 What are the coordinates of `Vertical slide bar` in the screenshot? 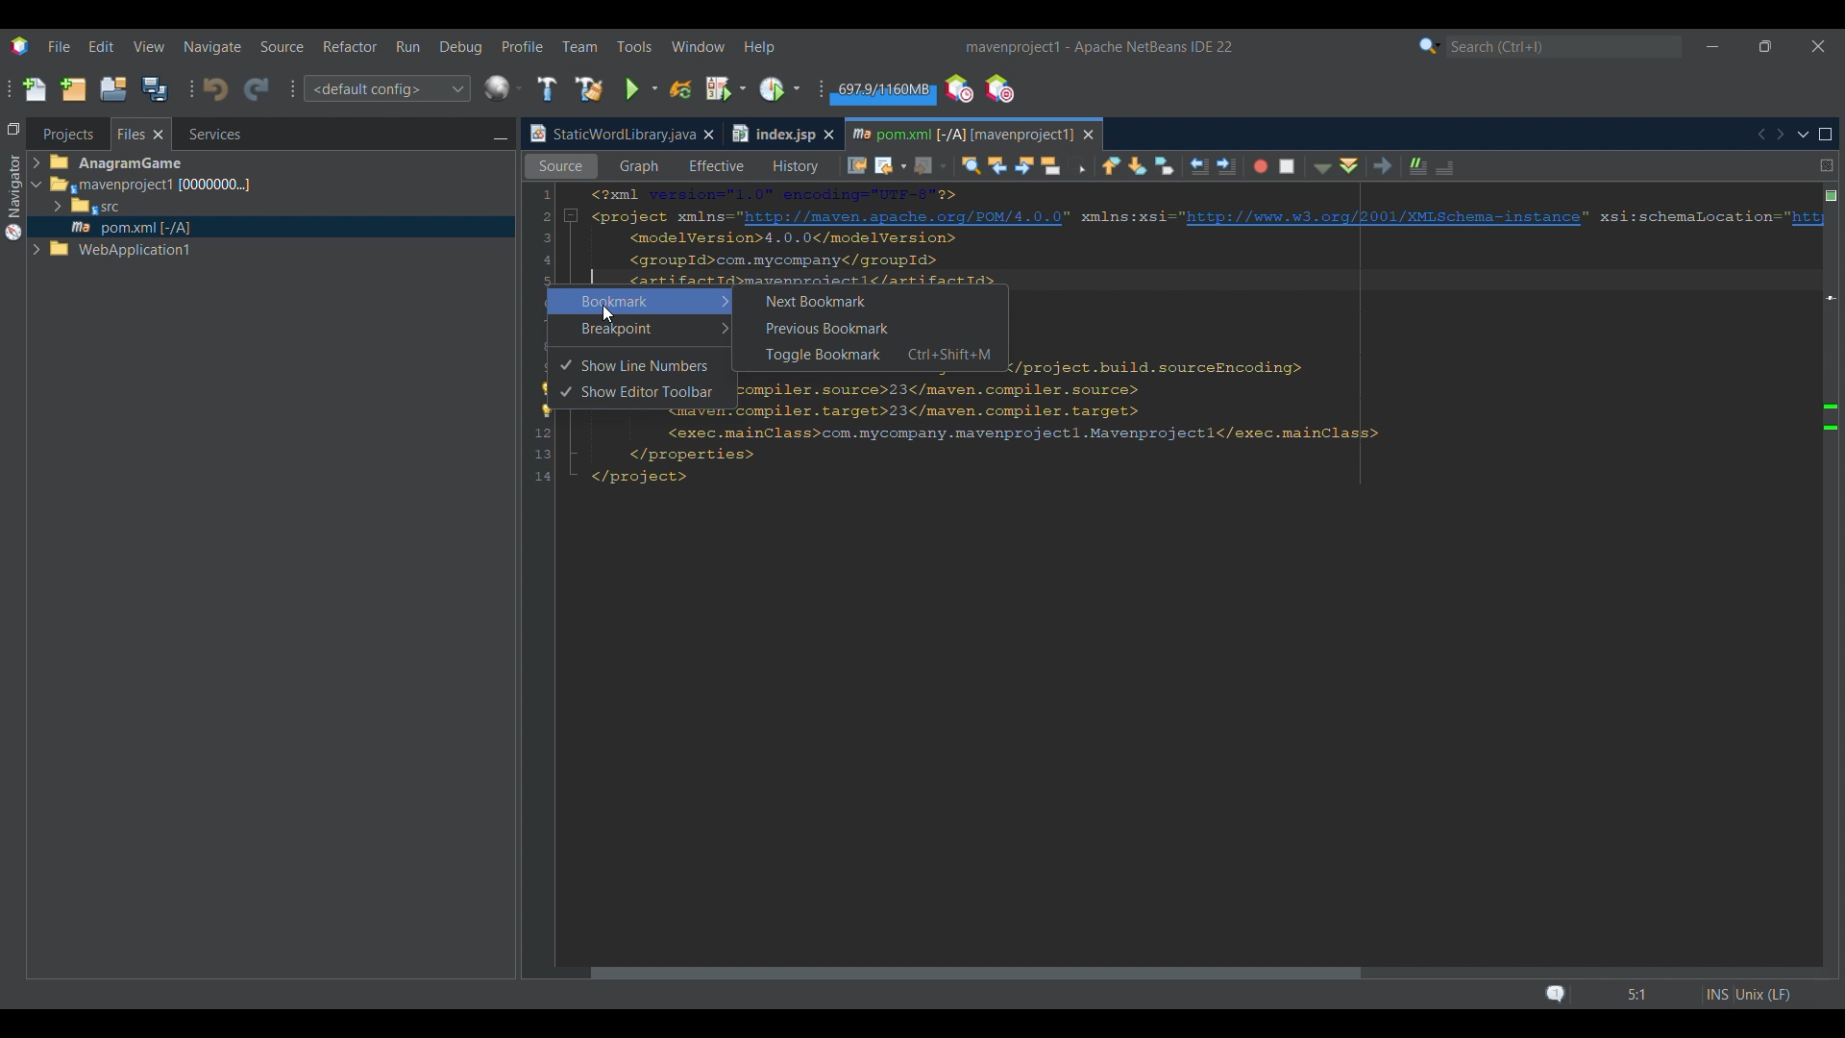 It's located at (1820, 584).